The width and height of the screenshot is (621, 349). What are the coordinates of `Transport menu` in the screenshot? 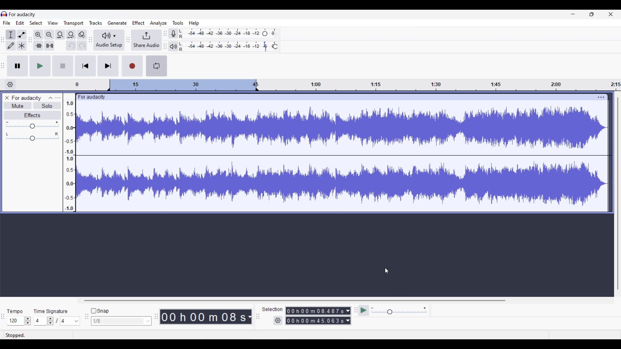 It's located at (74, 23).